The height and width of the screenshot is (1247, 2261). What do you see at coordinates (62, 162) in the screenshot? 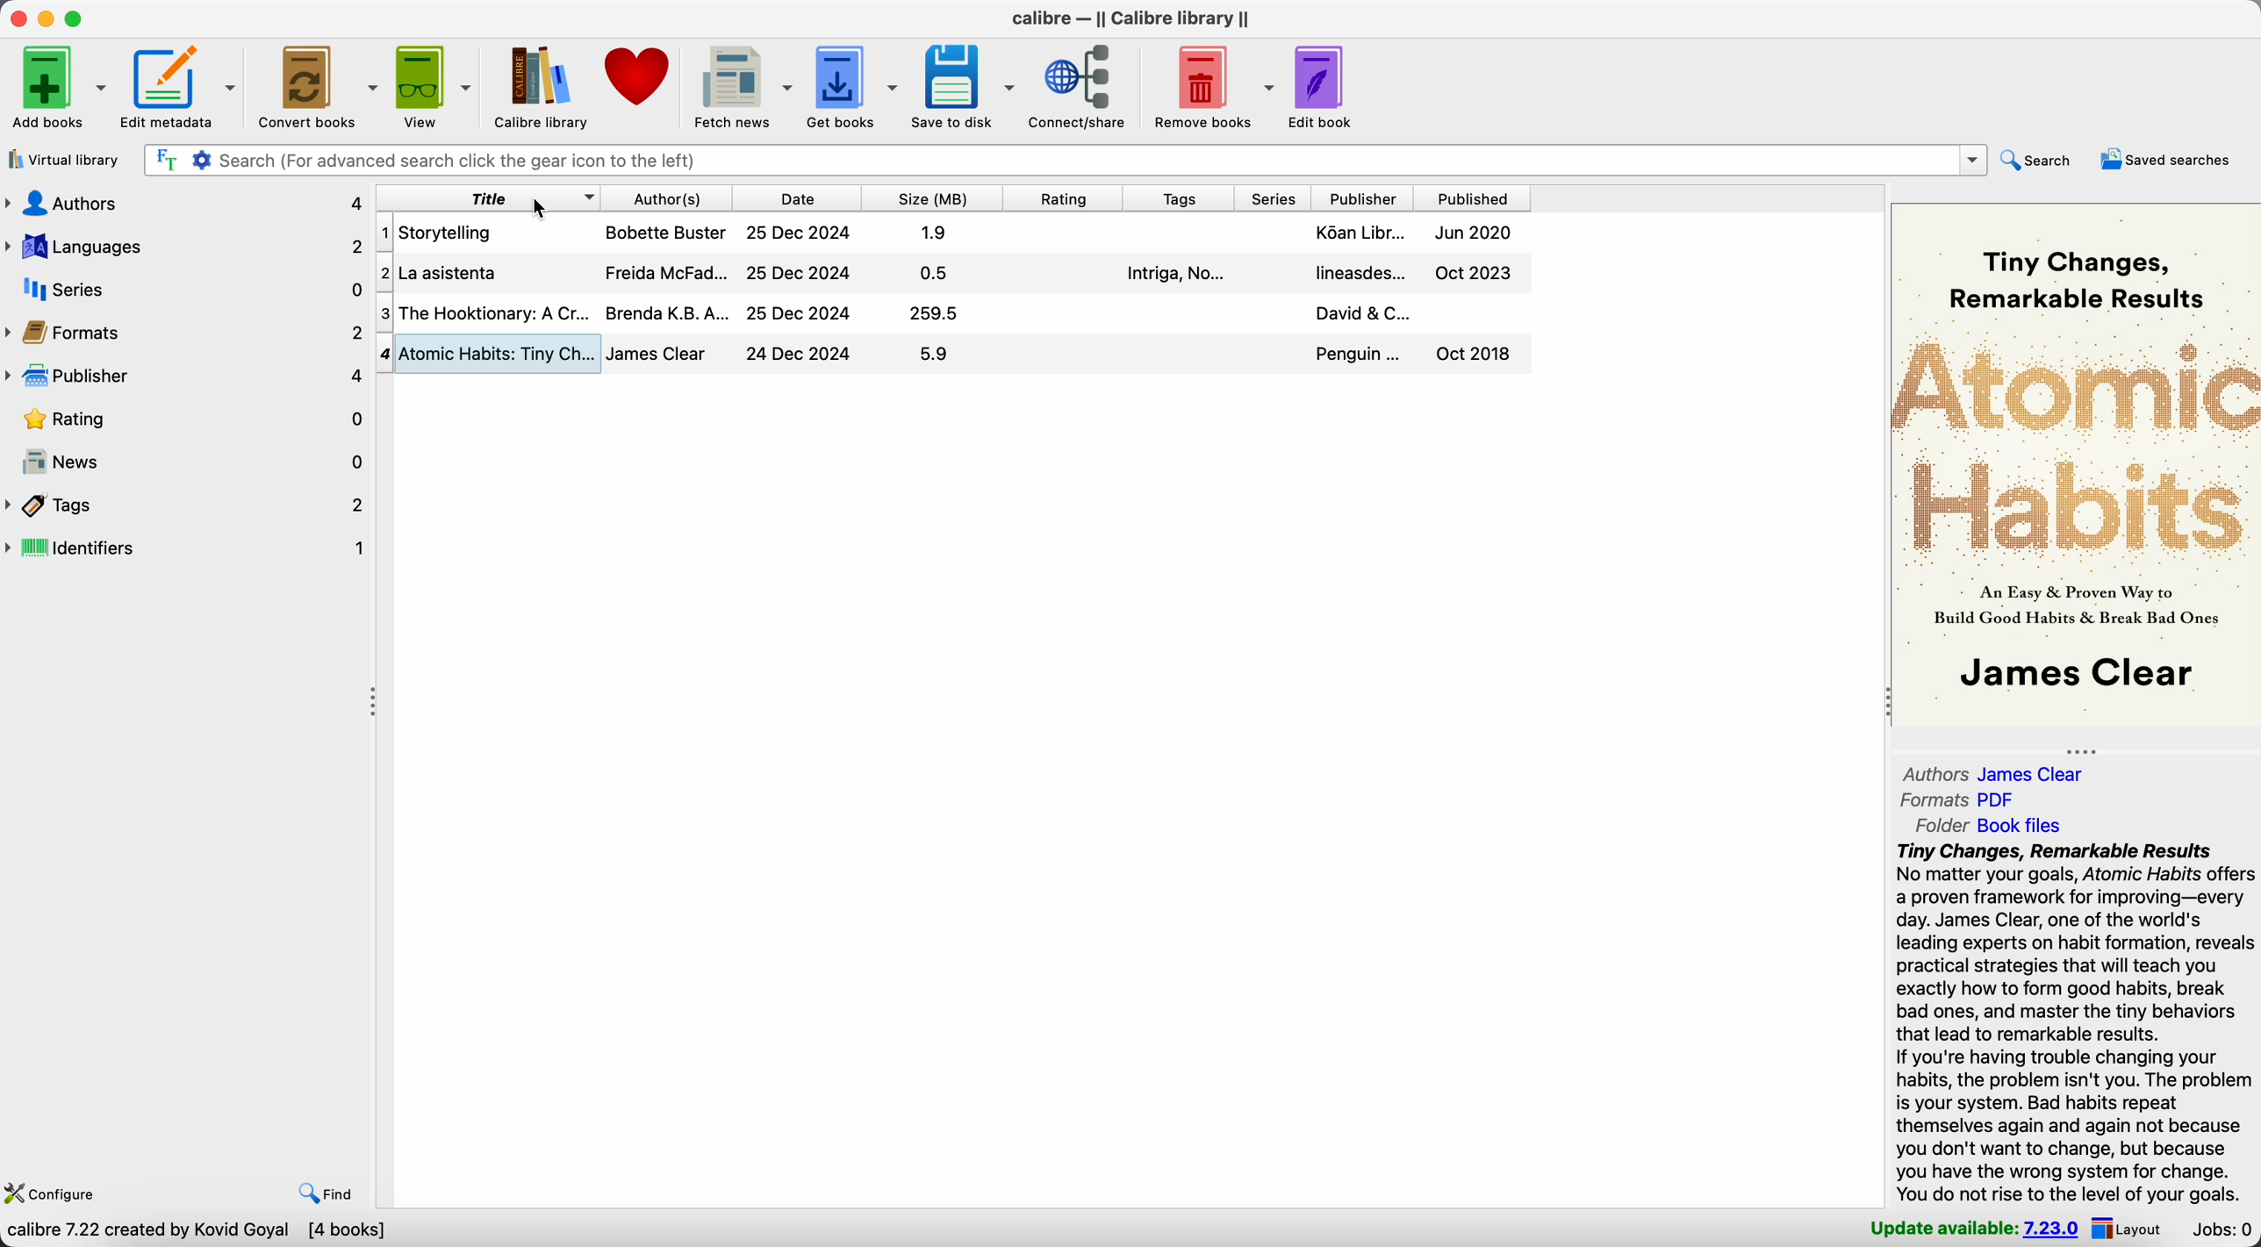
I see `virtual library` at bounding box center [62, 162].